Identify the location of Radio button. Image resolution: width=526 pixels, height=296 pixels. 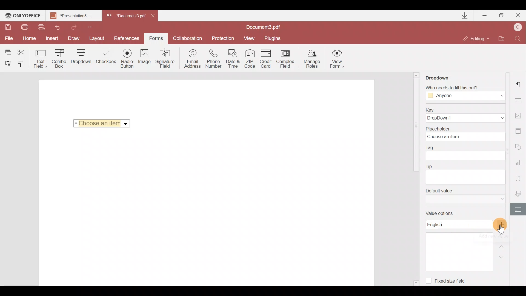
(127, 58).